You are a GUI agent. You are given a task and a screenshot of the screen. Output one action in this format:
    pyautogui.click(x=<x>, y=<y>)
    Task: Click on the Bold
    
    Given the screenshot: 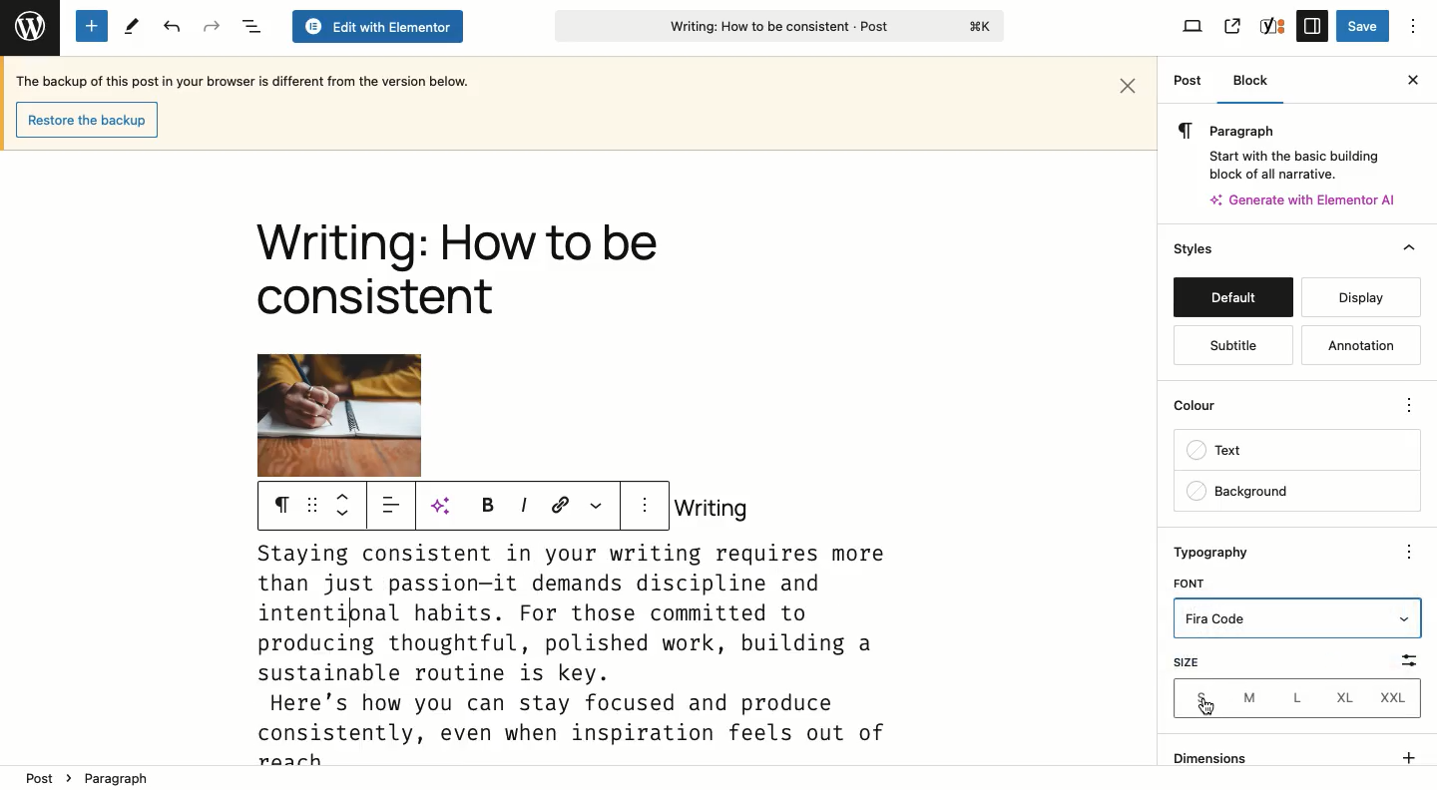 What is the action you would take?
    pyautogui.click(x=485, y=504)
    